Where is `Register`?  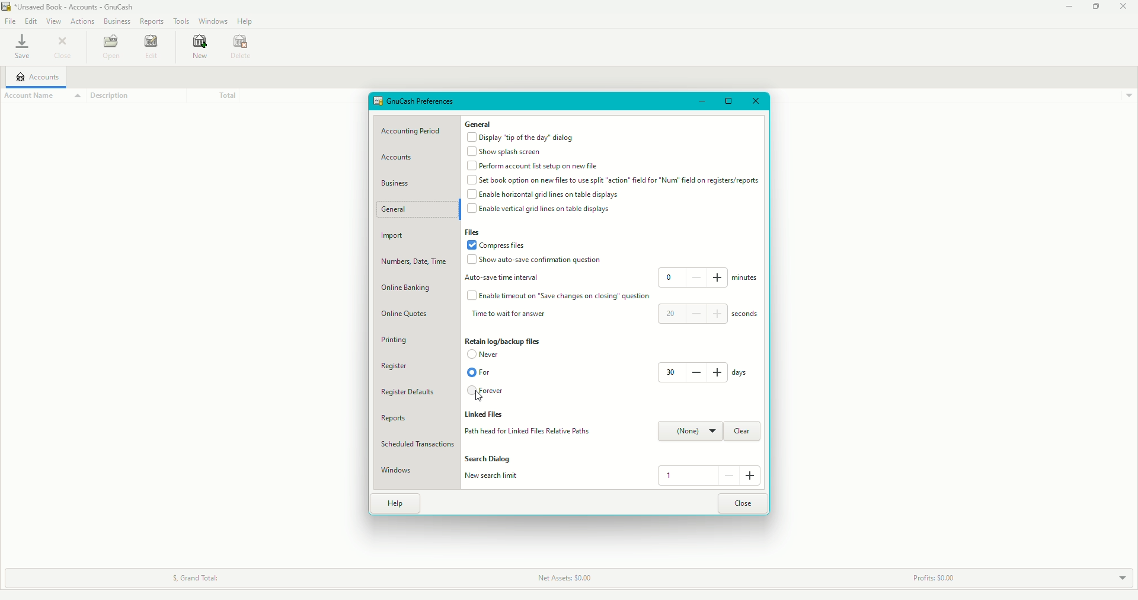
Register is located at coordinates (394, 367).